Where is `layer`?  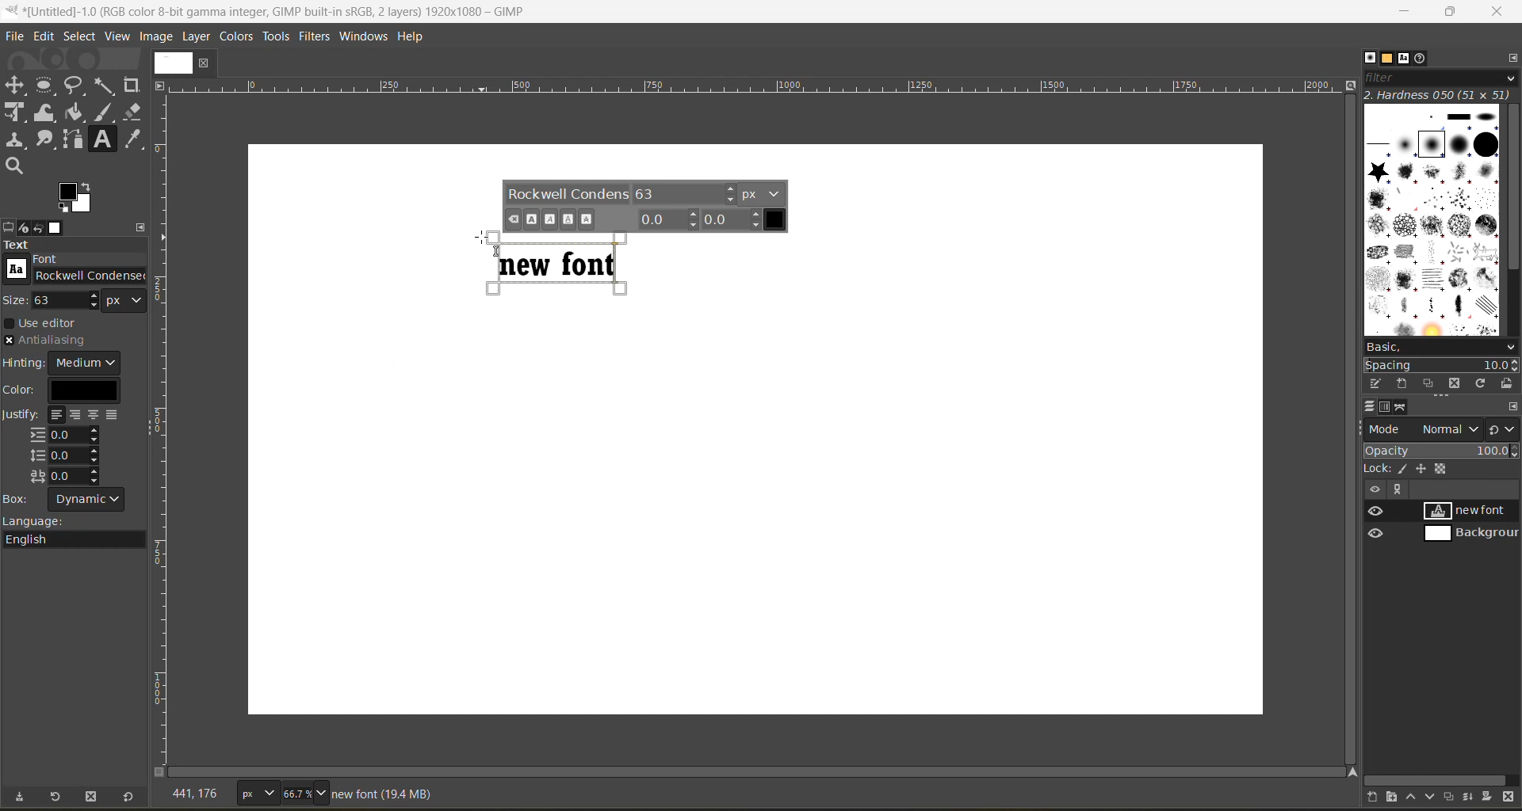
layer is located at coordinates (197, 36).